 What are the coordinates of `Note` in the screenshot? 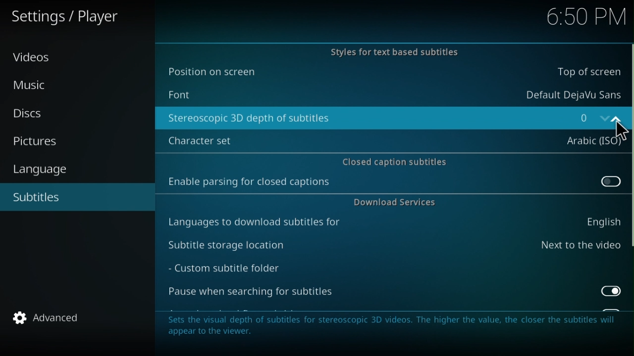 It's located at (394, 330).